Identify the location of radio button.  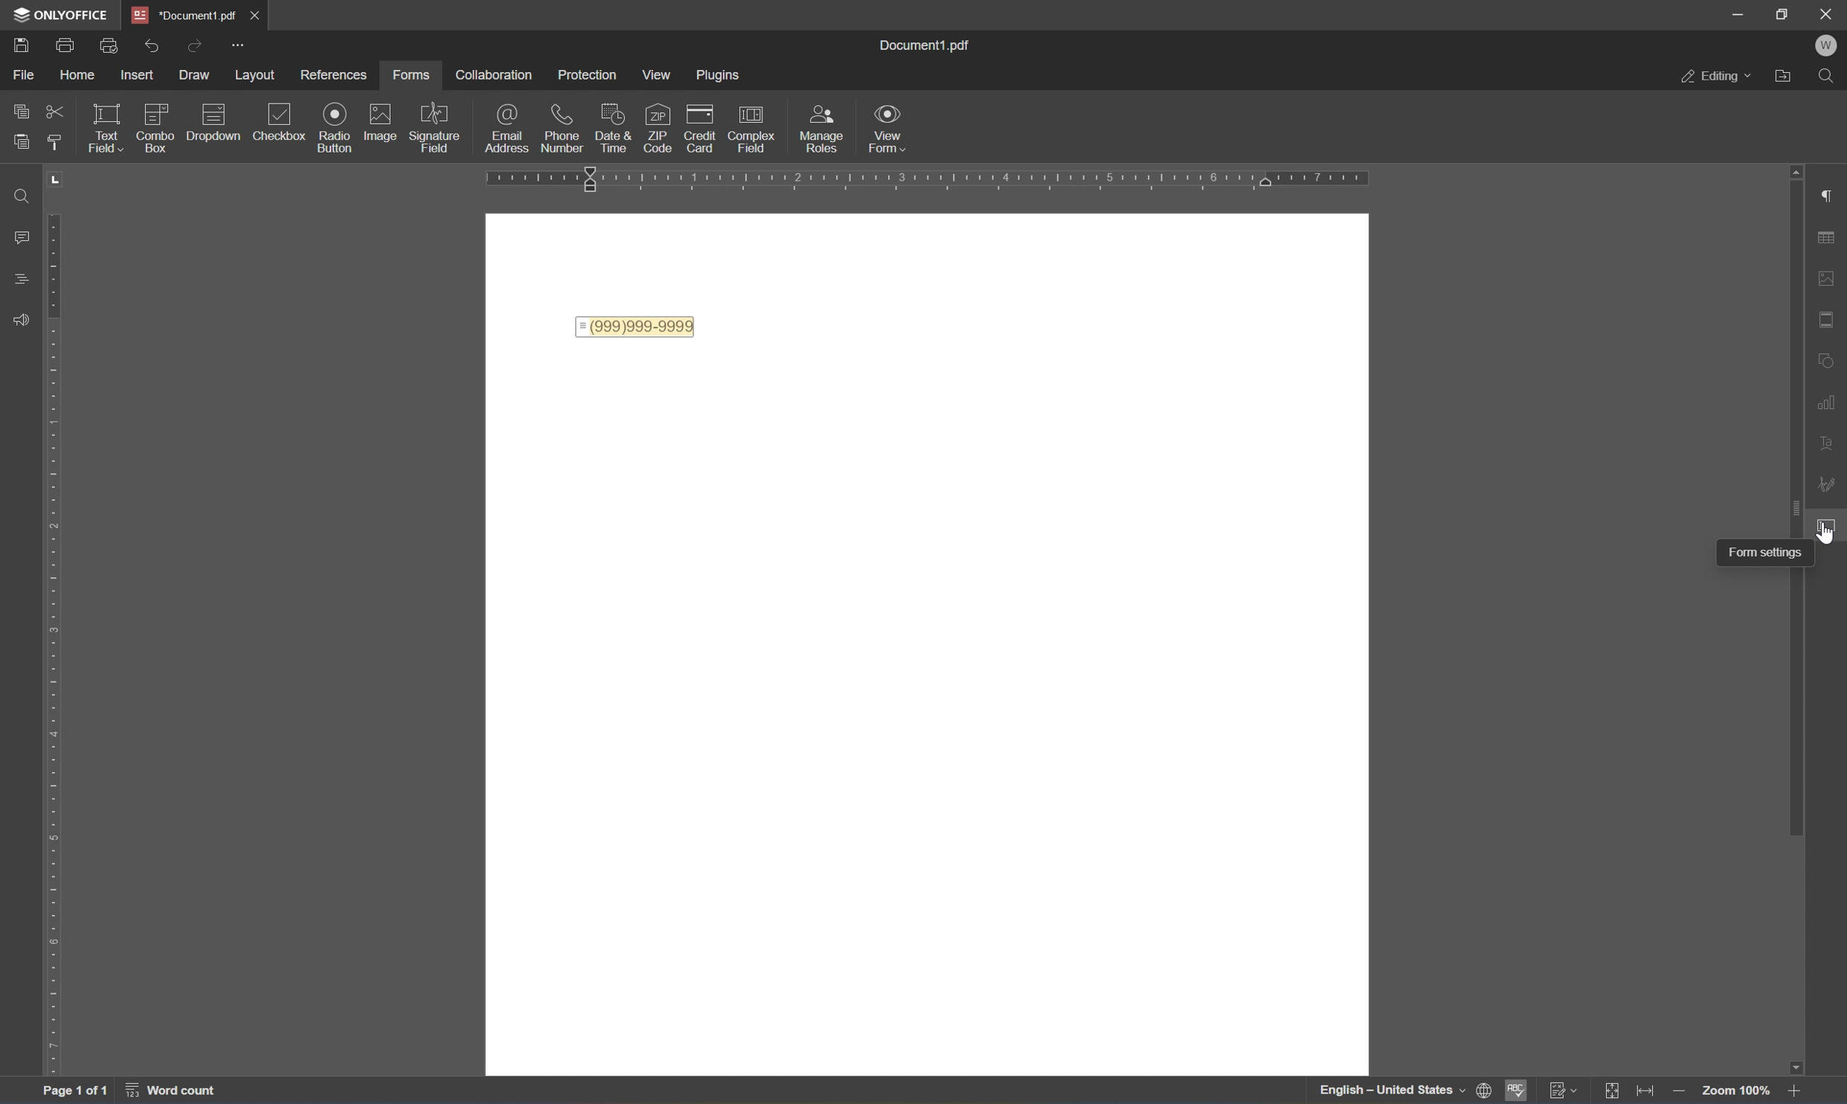
(335, 126).